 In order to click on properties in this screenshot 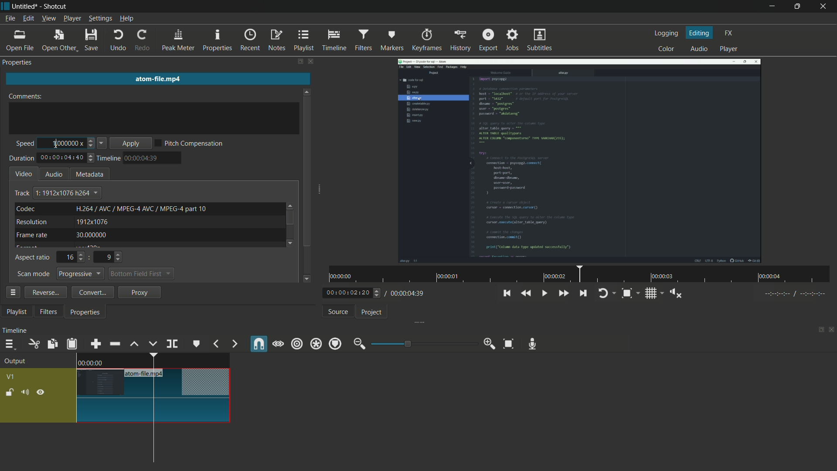, I will do `click(87, 312)`.